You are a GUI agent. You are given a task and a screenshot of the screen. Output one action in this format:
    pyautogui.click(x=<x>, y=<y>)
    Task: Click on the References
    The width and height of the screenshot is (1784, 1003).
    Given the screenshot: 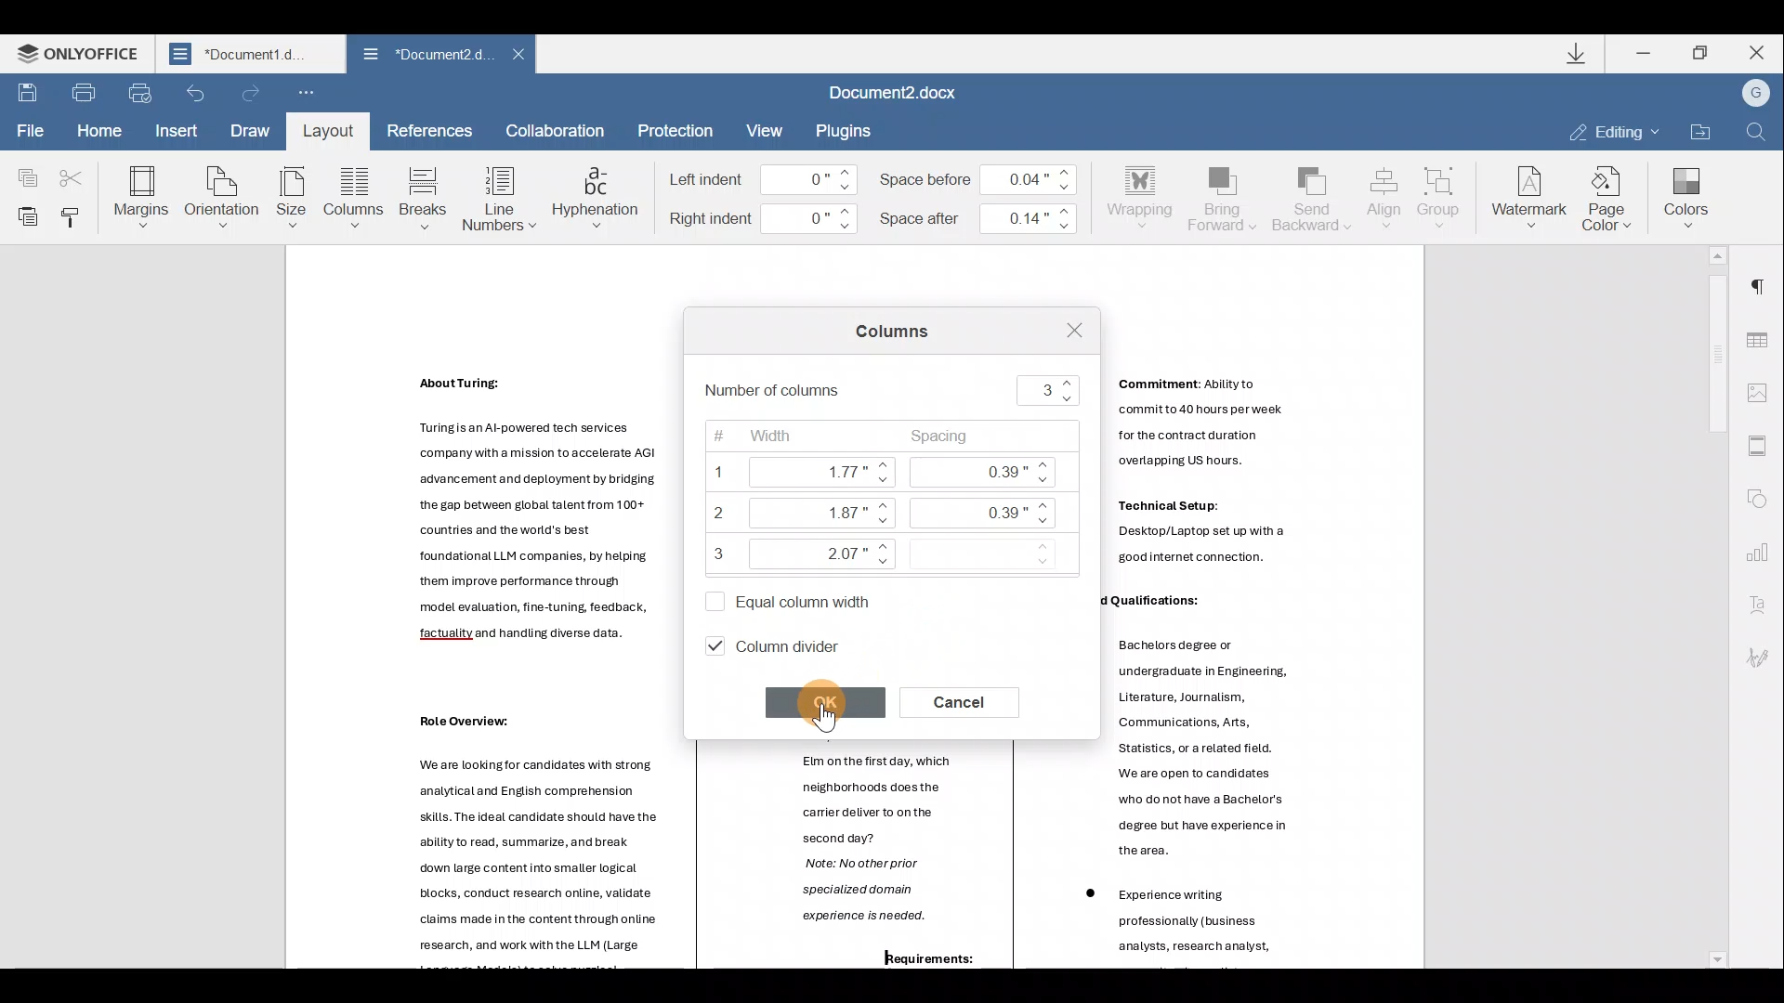 What is the action you would take?
    pyautogui.click(x=431, y=130)
    